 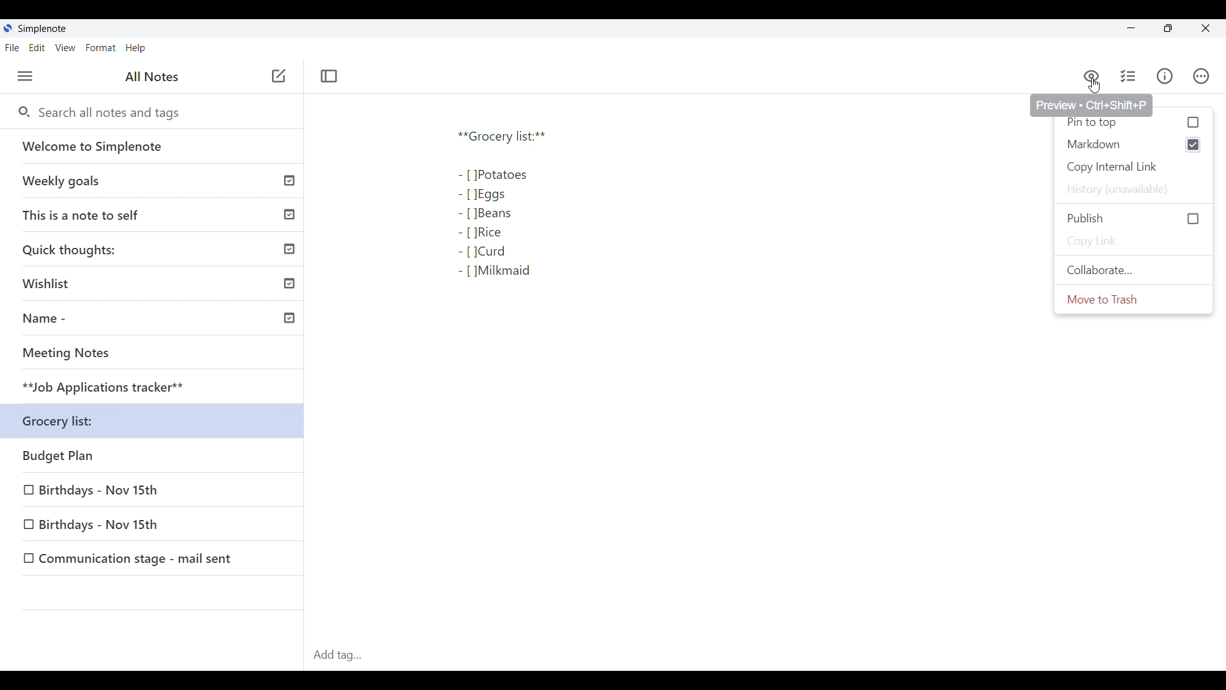 What do you see at coordinates (342, 655) in the screenshot?
I see `Add tag...` at bounding box center [342, 655].